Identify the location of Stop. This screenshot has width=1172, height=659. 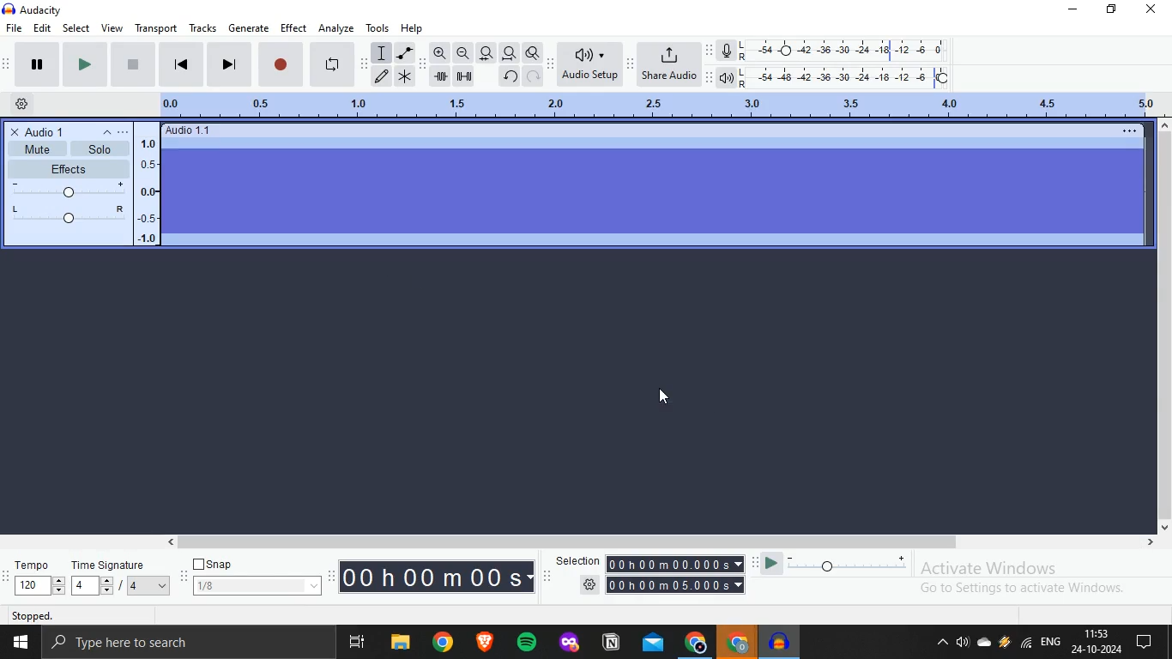
(132, 66).